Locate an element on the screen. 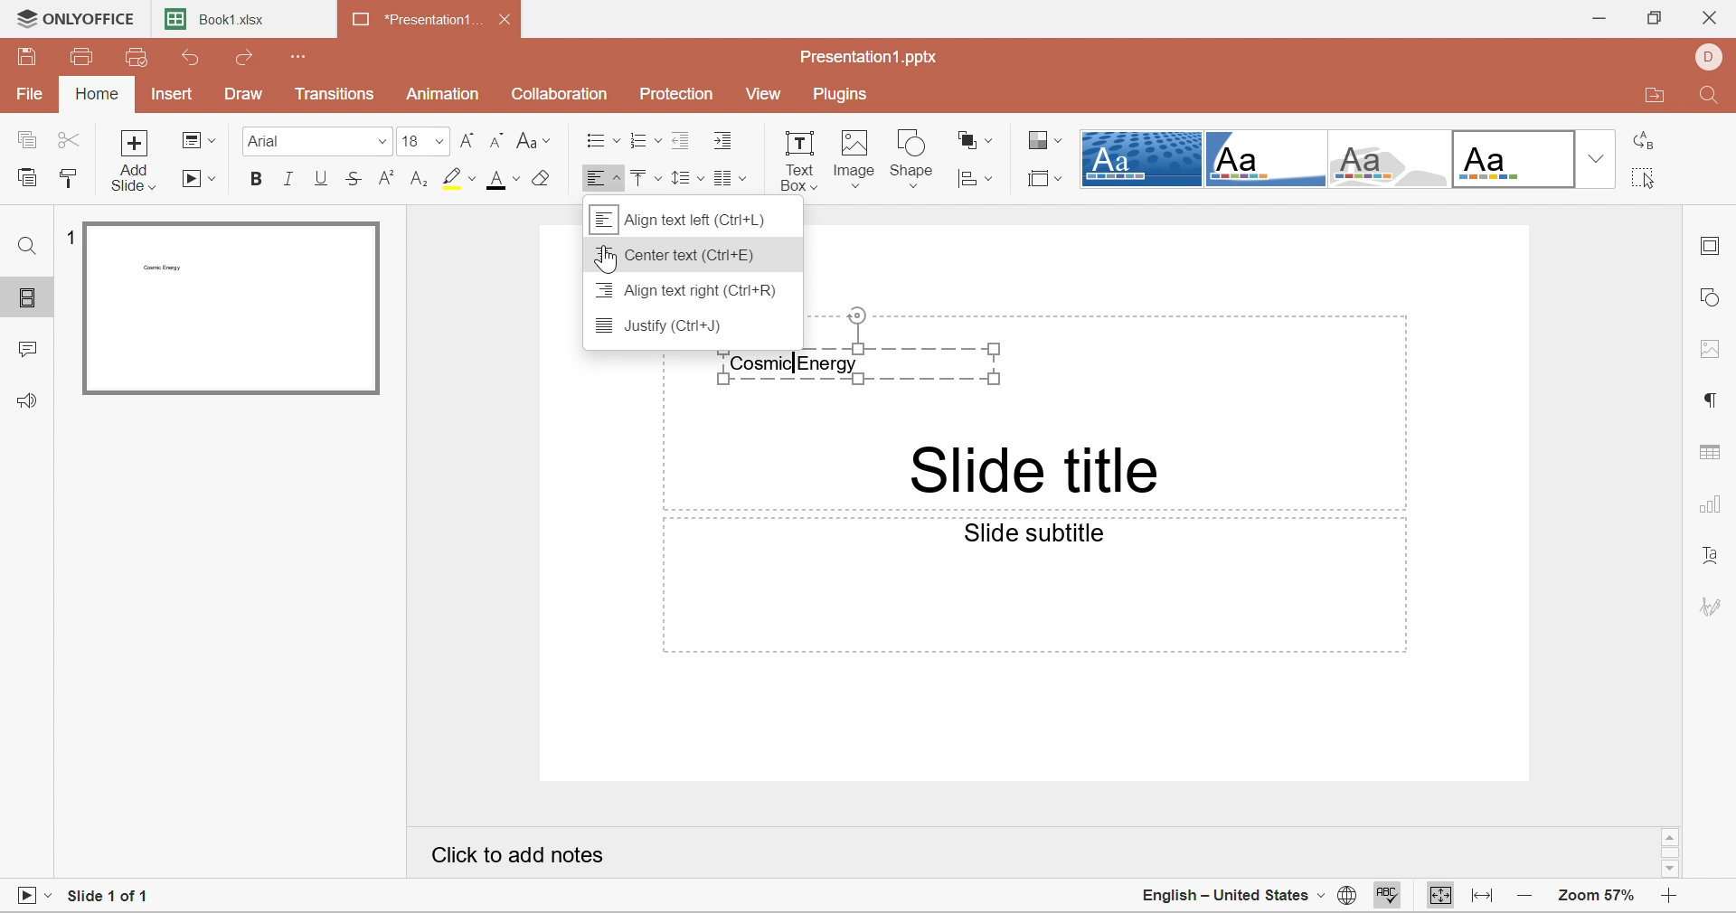  Print is located at coordinates (85, 57).